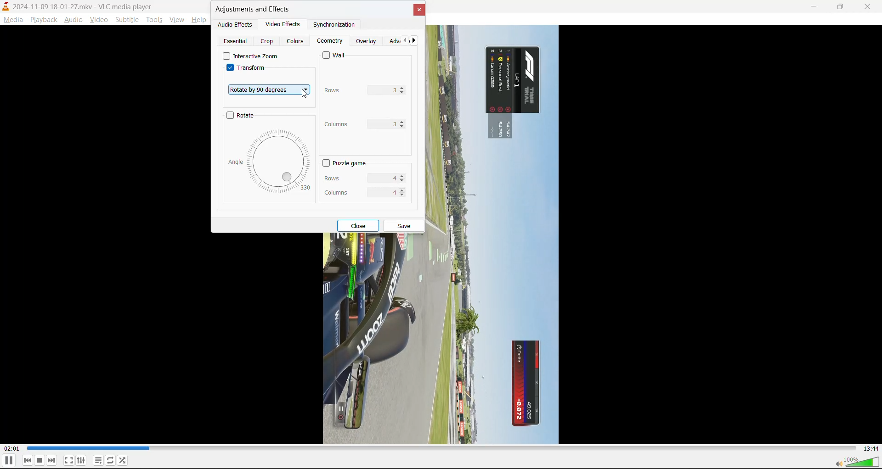  Describe the element at coordinates (403, 180) in the screenshot. I see `Decrease` at that location.